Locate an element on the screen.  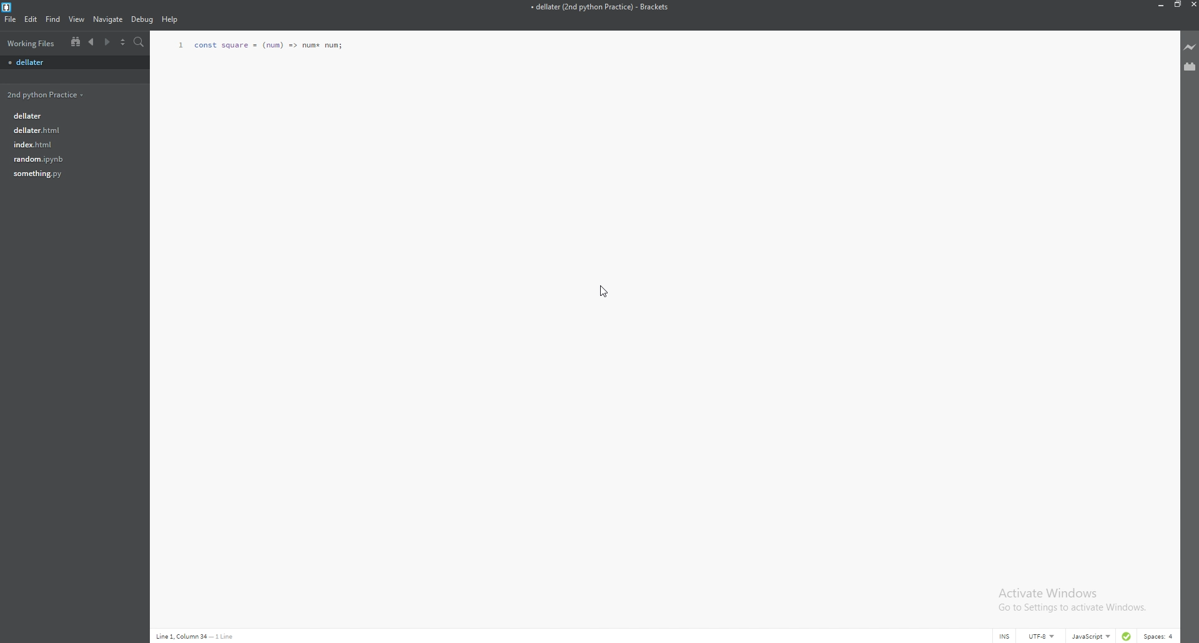
file is located at coordinates (69, 144).